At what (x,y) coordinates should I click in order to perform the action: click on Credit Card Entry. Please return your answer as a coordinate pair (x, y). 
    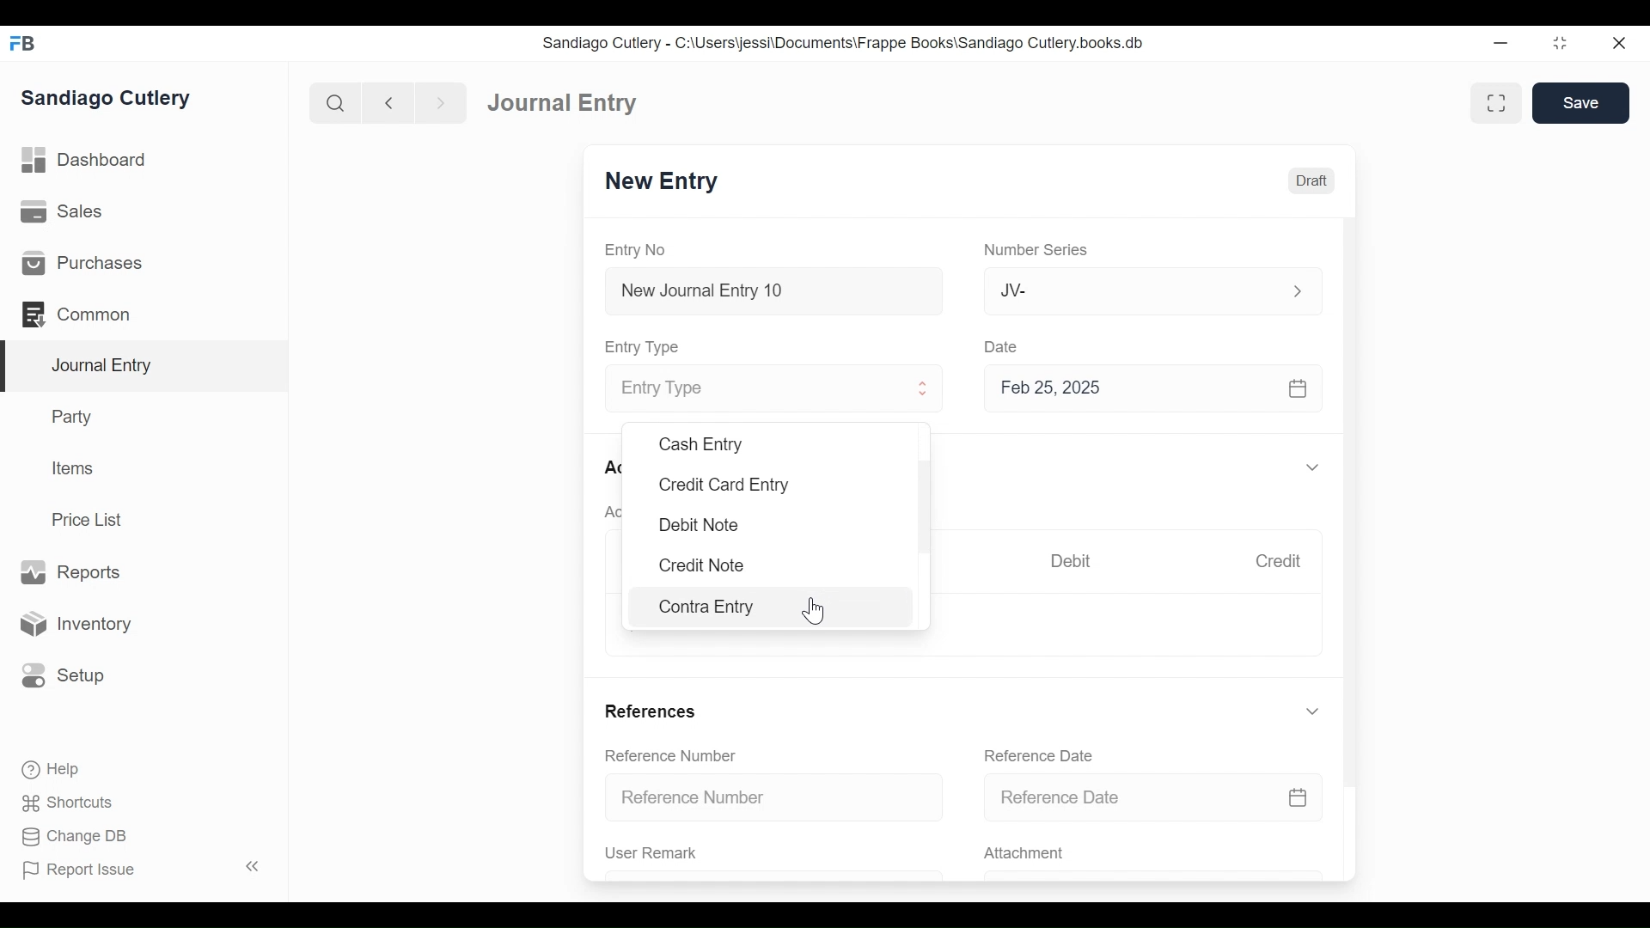
    Looking at the image, I should click on (732, 486).